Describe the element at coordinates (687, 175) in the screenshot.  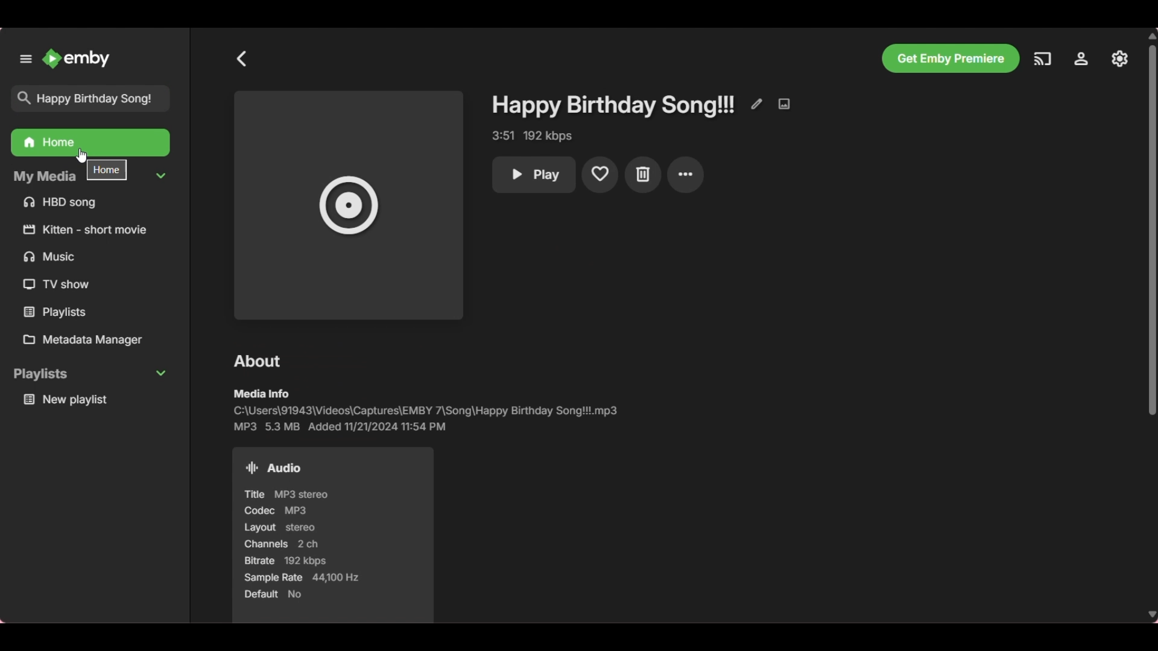
I see ` more settings` at that location.